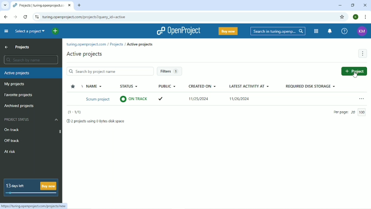 The height and width of the screenshot is (209, 371). I want to click on K, so click(356, 17).